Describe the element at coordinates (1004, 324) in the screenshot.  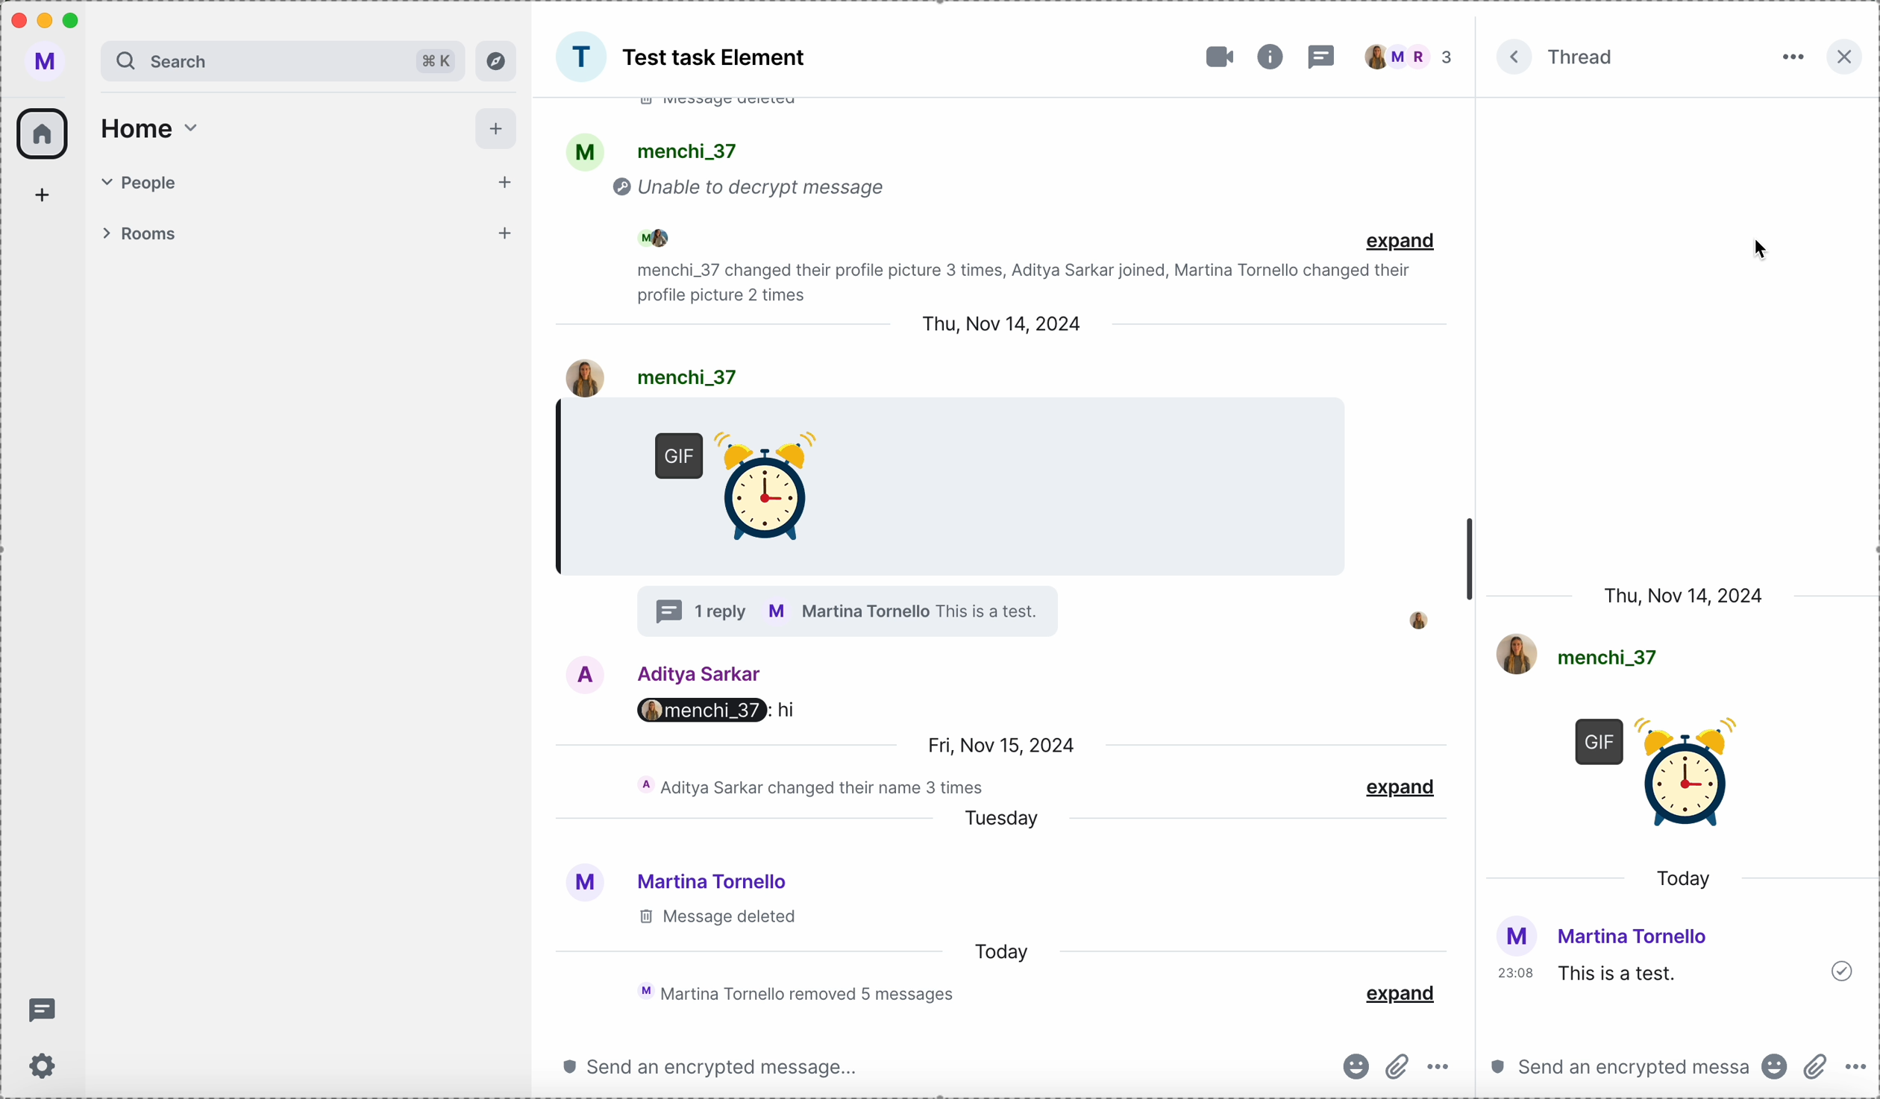
I see `date` at that location.